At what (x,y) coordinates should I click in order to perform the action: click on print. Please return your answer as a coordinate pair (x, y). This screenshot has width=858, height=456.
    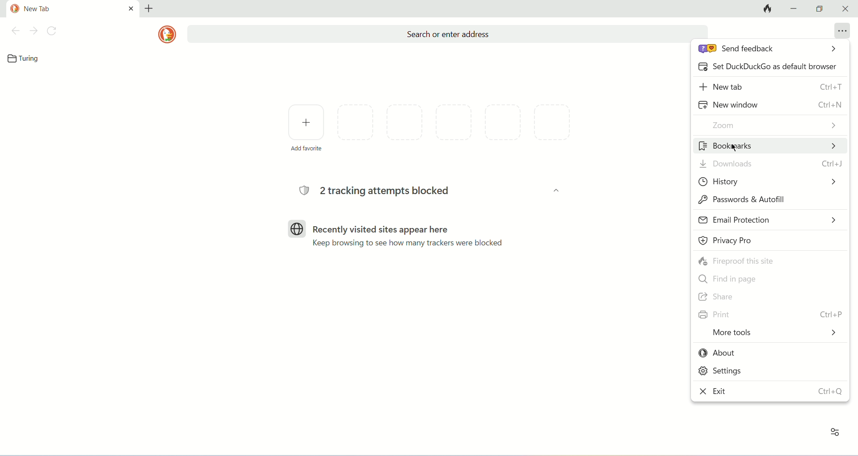
    Looking at the image, I should click on (770, 317).